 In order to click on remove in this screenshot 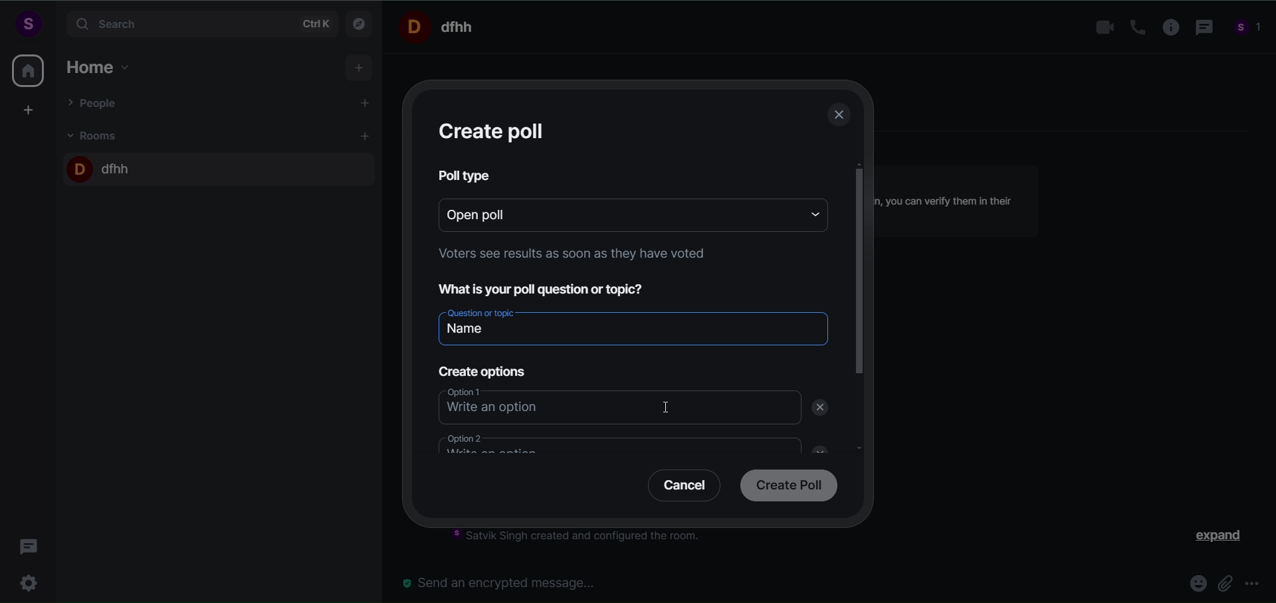, I will do `click(823, 408)`.